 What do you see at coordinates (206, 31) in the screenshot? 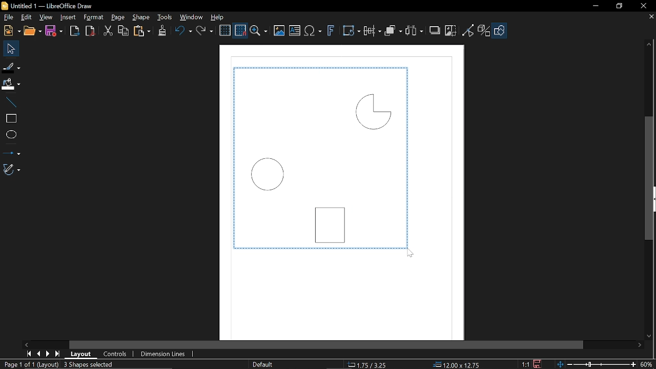
I see `Redo` at bounding box center [206, 31].